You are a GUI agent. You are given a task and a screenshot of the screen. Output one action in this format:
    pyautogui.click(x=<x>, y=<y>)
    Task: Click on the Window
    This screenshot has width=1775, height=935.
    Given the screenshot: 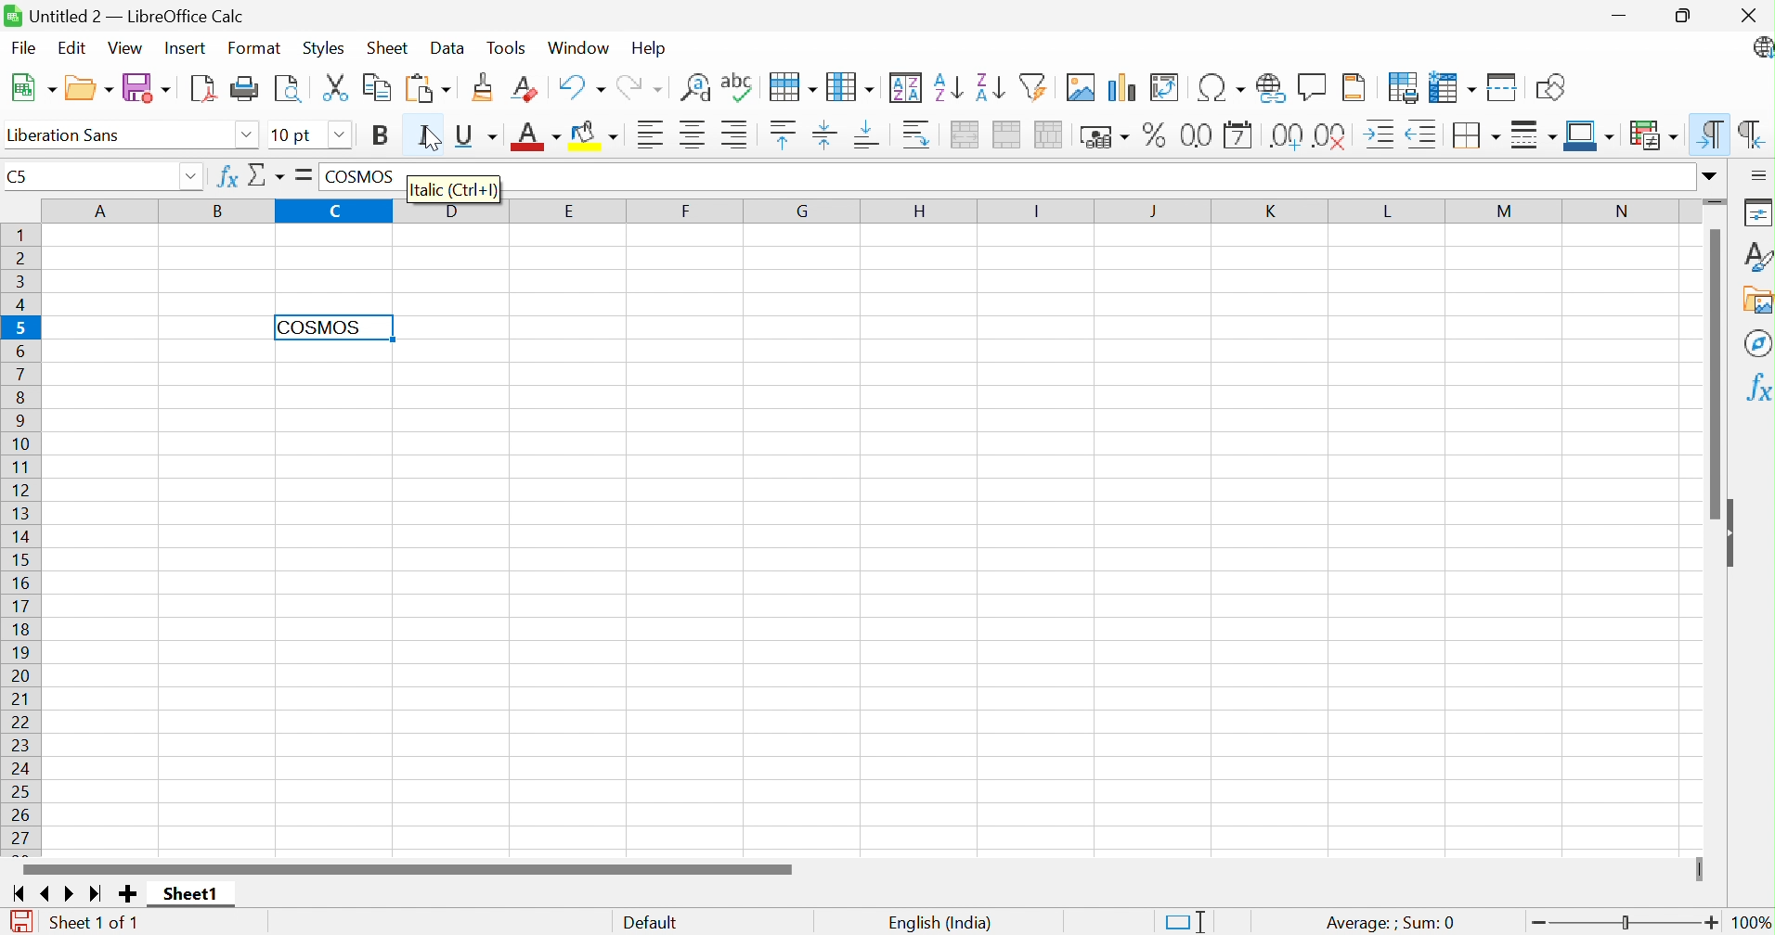 What is the action you would take?
    pyautogui.click(x=580, y=47)
    